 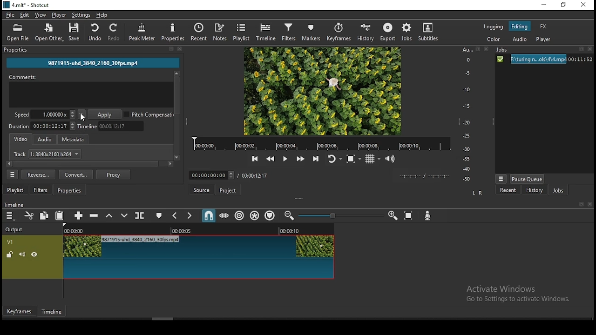 What do you see at coordinates (366, 32) in the screenshot?
I see `history` at bounding box center [366, 32].